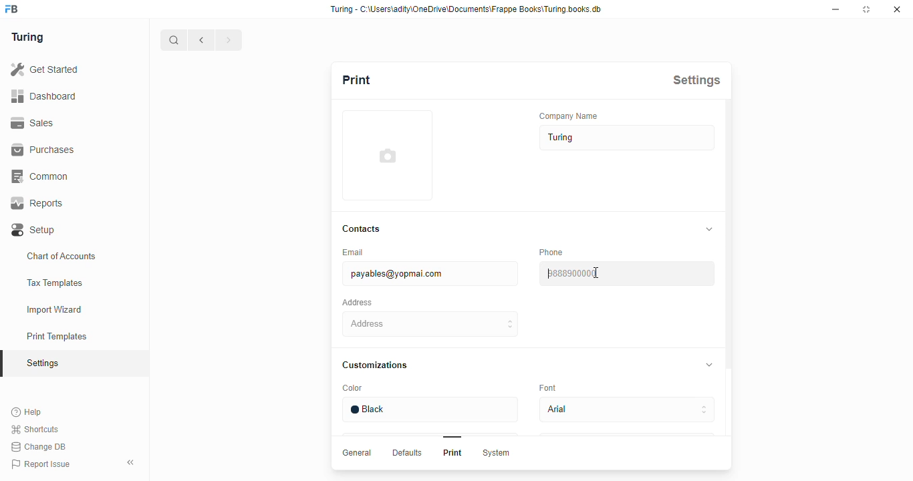 This screenshot has width=913, height=481. I want to click on add profile image, so click(391, 158).